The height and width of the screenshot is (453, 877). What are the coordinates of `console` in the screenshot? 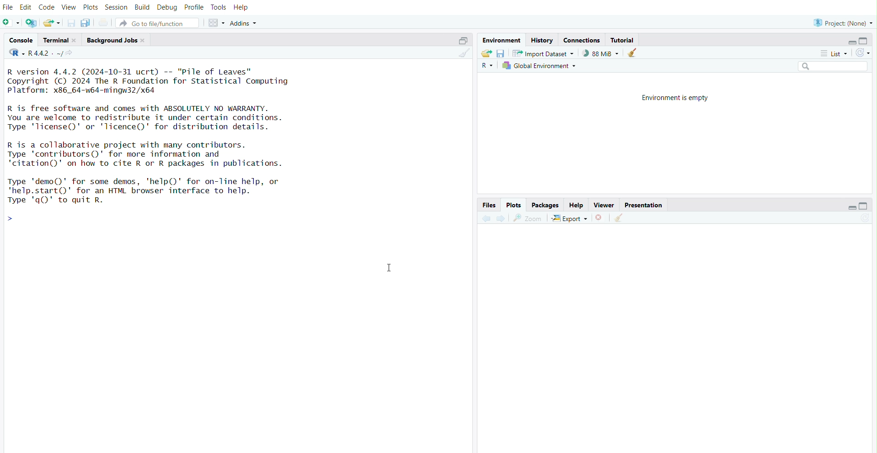 It's located at (17, 39).